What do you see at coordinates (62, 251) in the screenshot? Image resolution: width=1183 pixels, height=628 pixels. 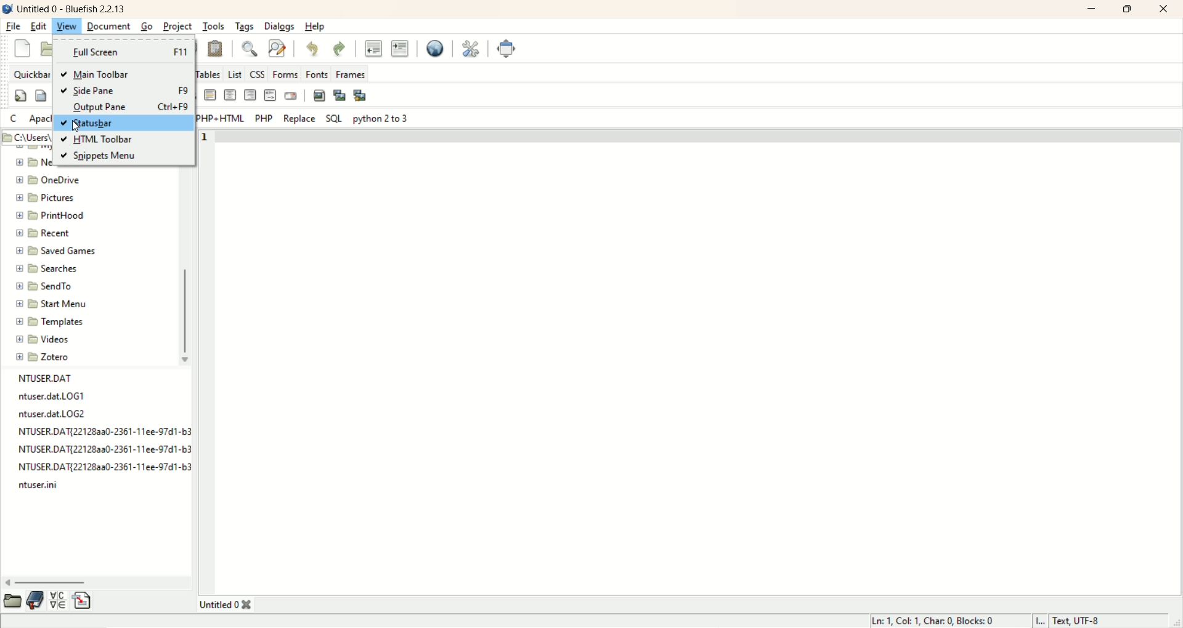 I see `saved games` at bounding box center [62, 251].